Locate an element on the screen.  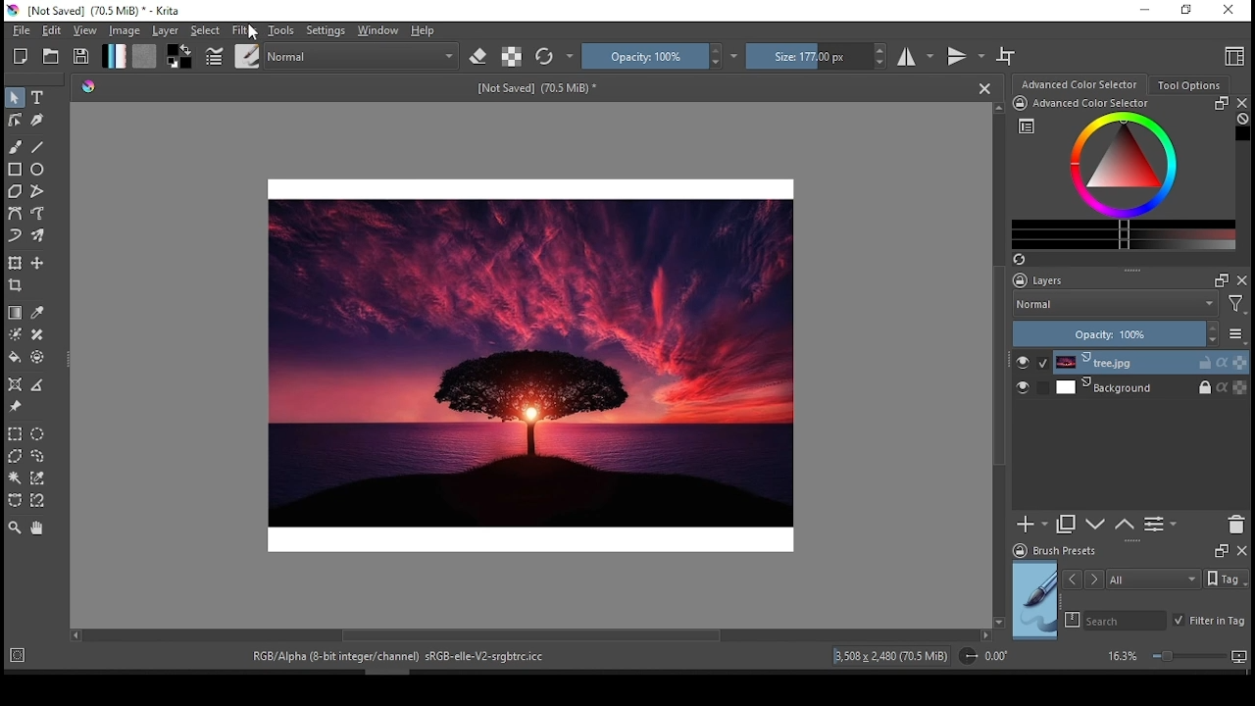
blend mode is located at coordinates (1131, 304).